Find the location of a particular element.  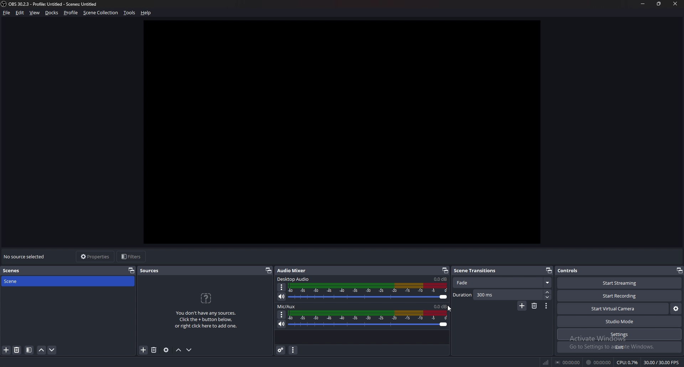

audio bar is located at coordinates (369, 291).